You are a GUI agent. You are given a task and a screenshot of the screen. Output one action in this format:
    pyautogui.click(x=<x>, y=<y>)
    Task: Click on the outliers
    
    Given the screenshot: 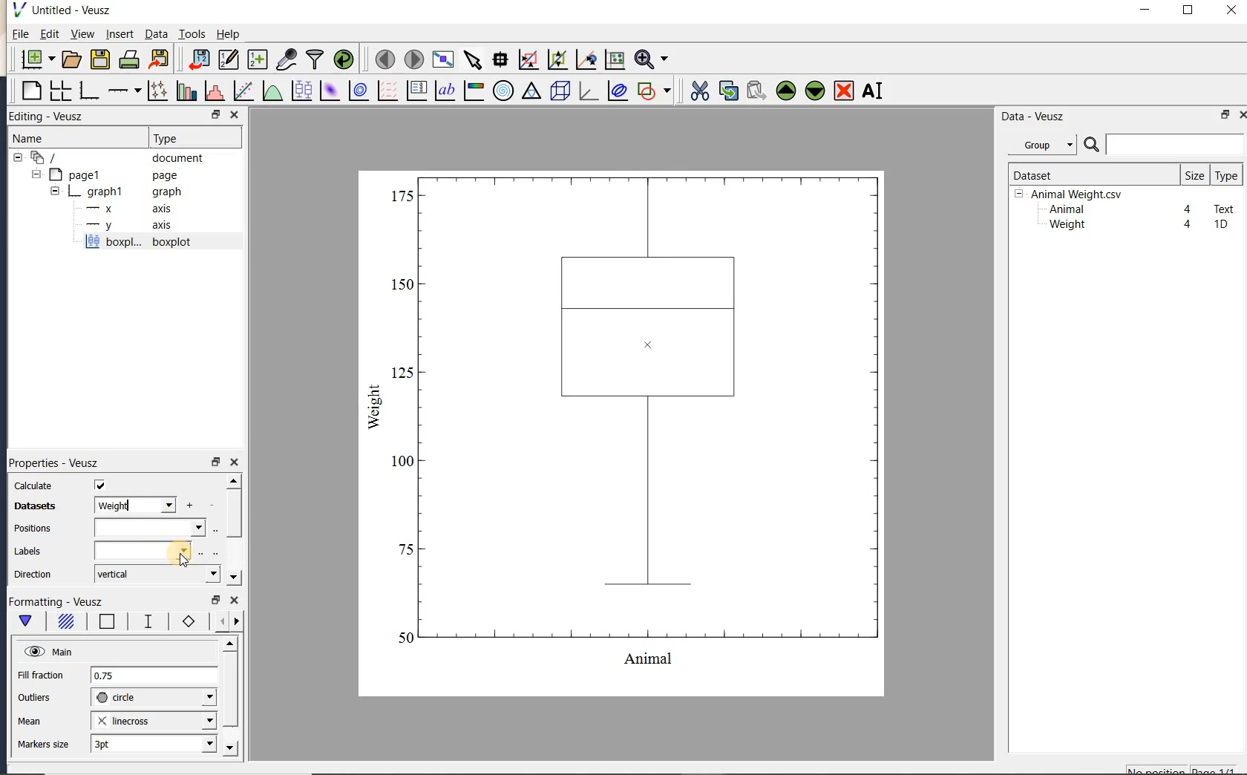 What is the action you would take?
    pyautogui.click(x=35, y=698)
    